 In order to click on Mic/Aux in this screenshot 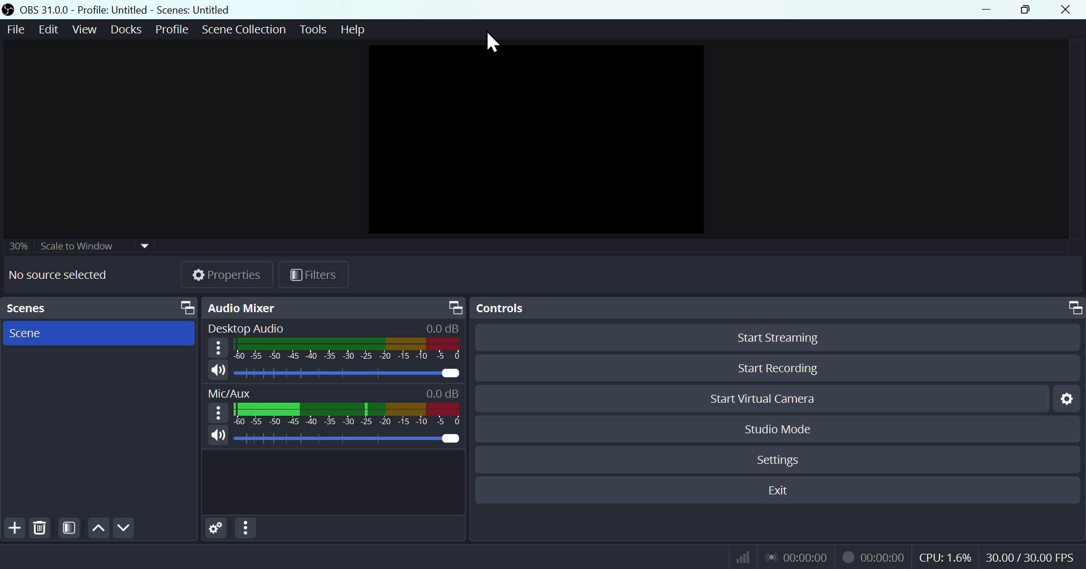, I will do `click(348, 439)`.